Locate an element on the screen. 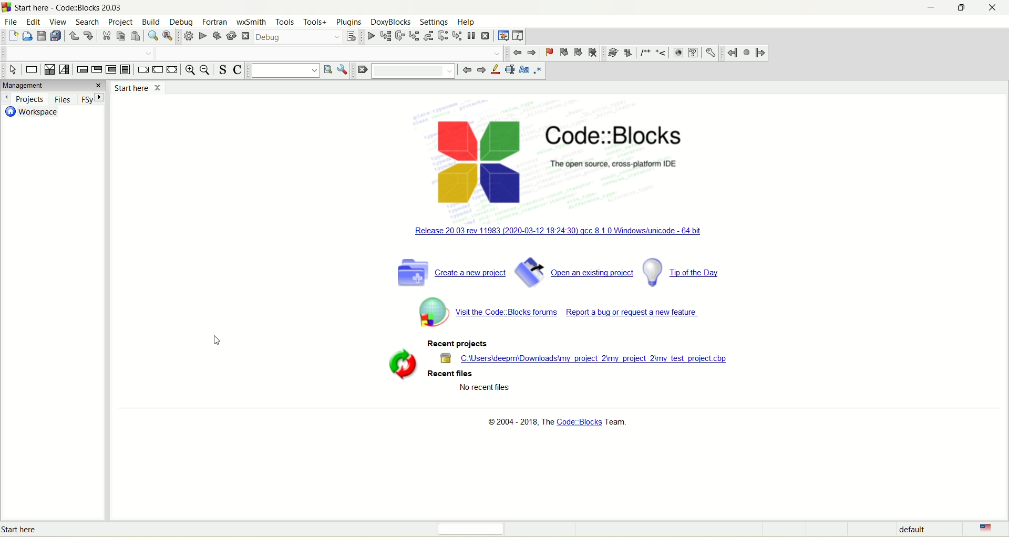 The height and width of the screenshot is (537, 1009). CHM is located at coordinates (692, 54).